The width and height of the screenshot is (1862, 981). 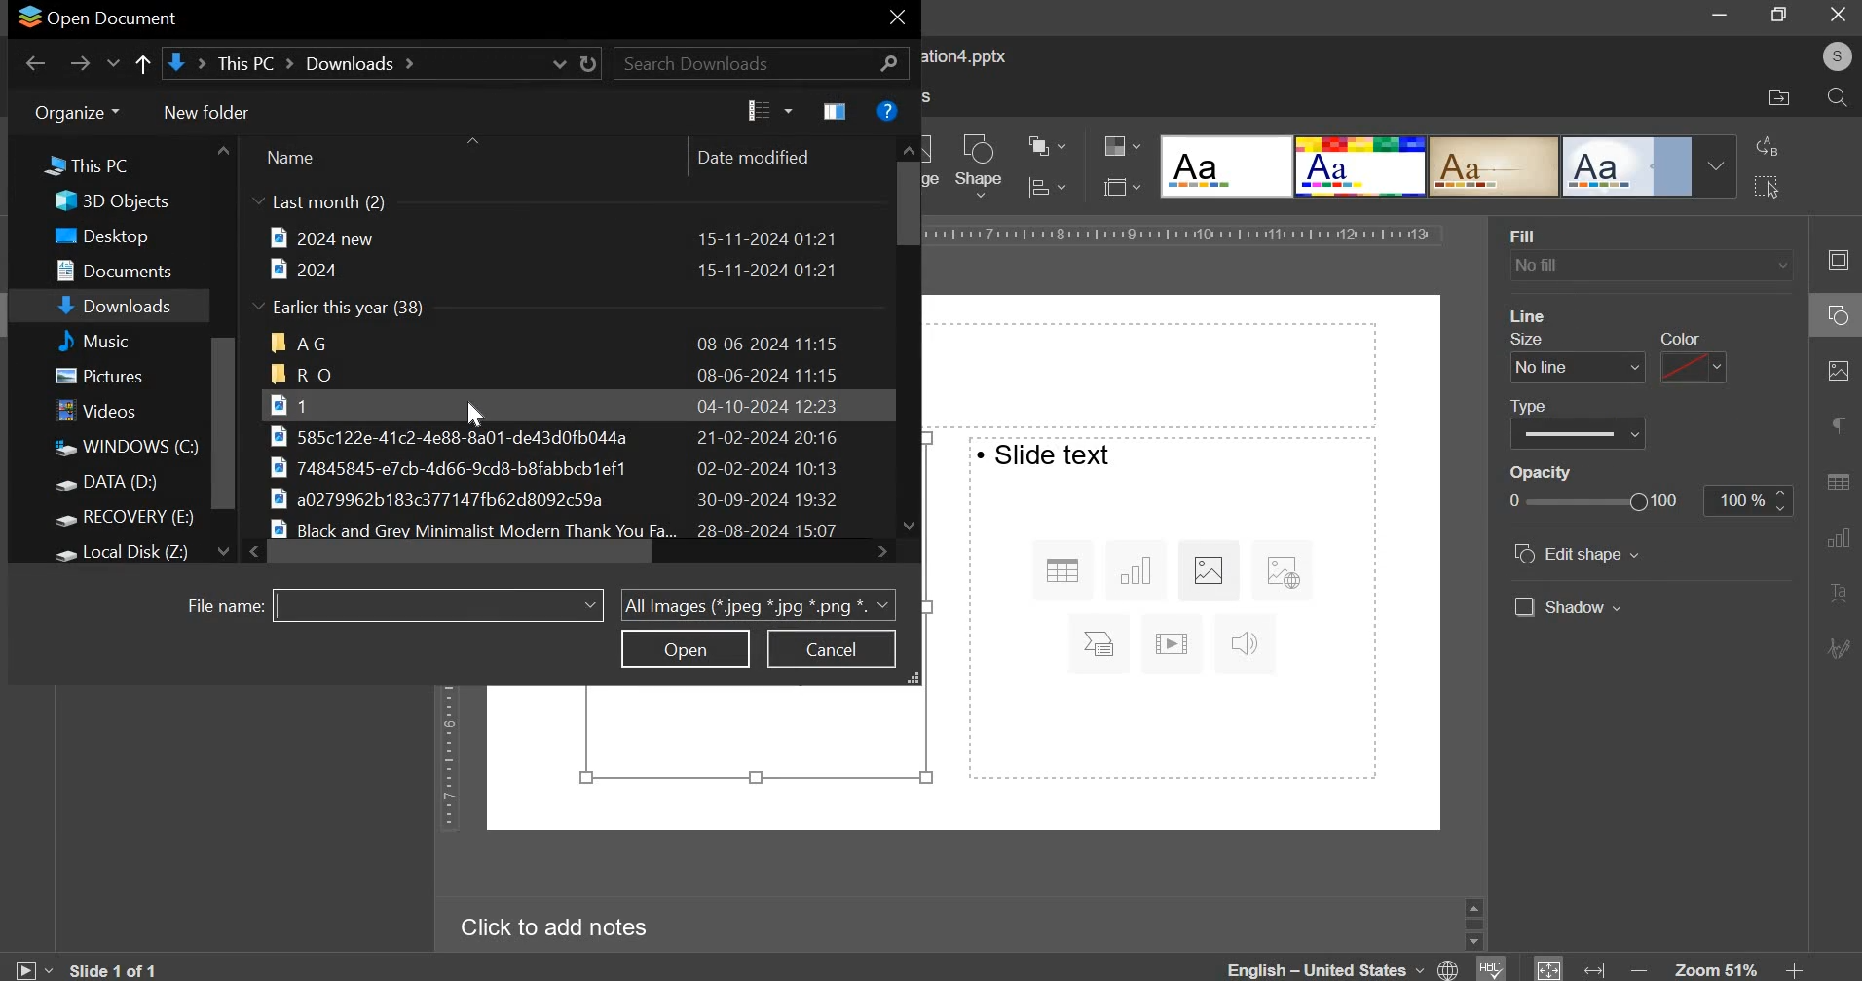 What do you see at coordinates (114, 236) in the screenshot?
I see `desktop` at bounding box center [114, 236].